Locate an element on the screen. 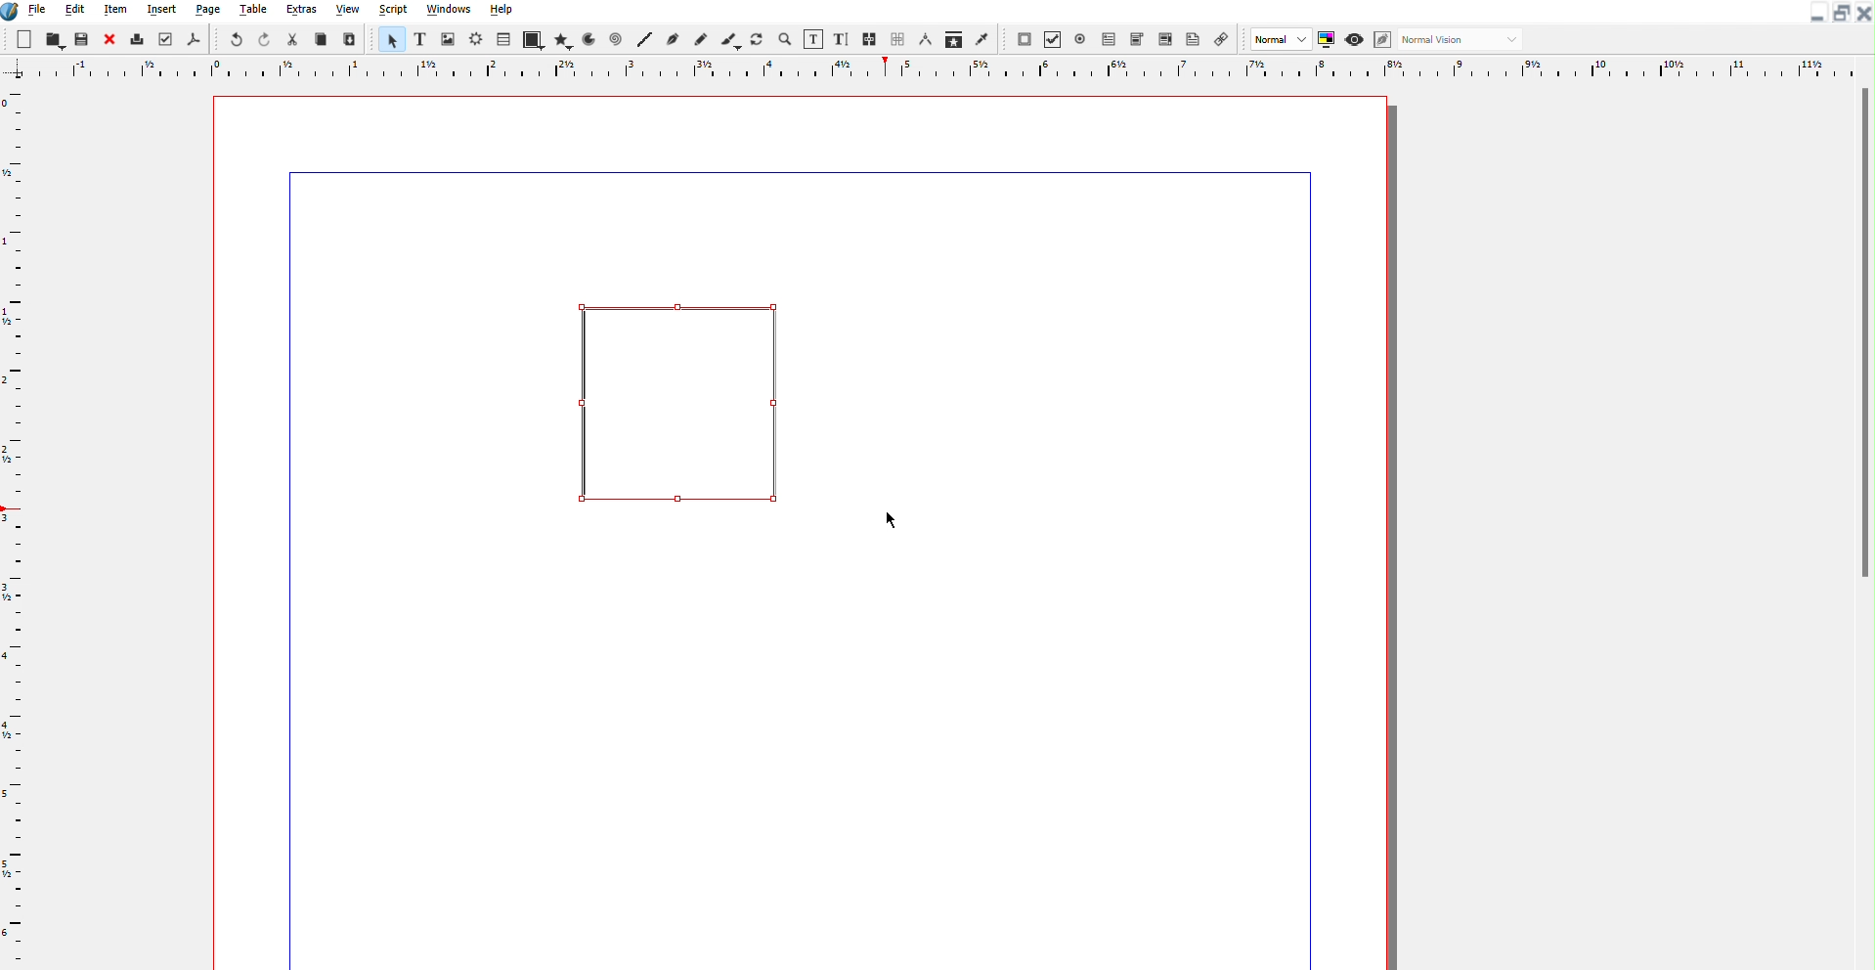  Brightness is located at coordinates (476, 40).